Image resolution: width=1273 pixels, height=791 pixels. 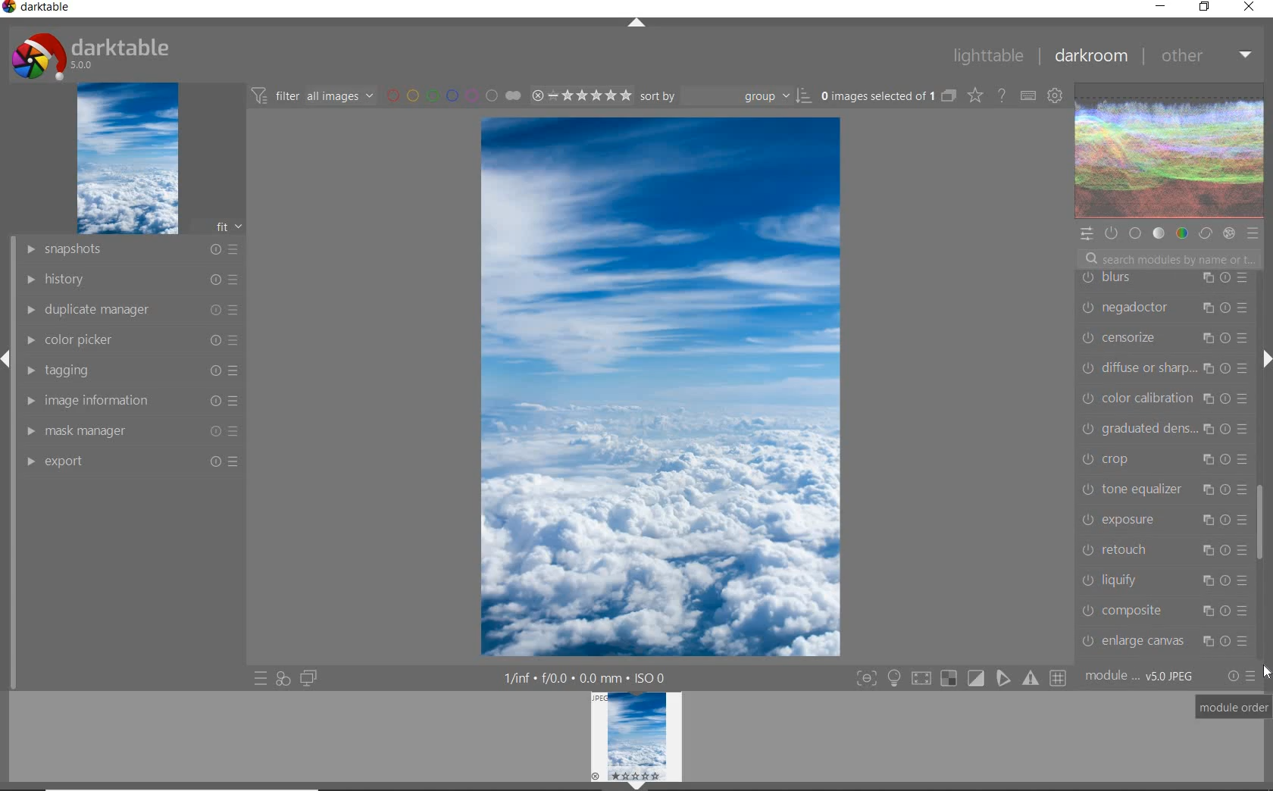 I want to click on Negadoctor, so click(x=1161, y=308).